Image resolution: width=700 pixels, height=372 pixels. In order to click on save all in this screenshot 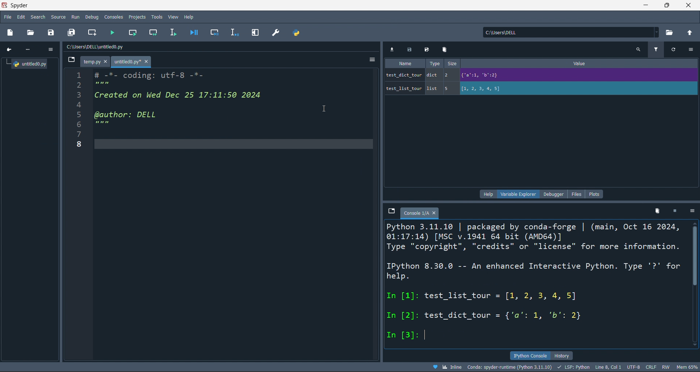, I will do `click(72, 34)`.